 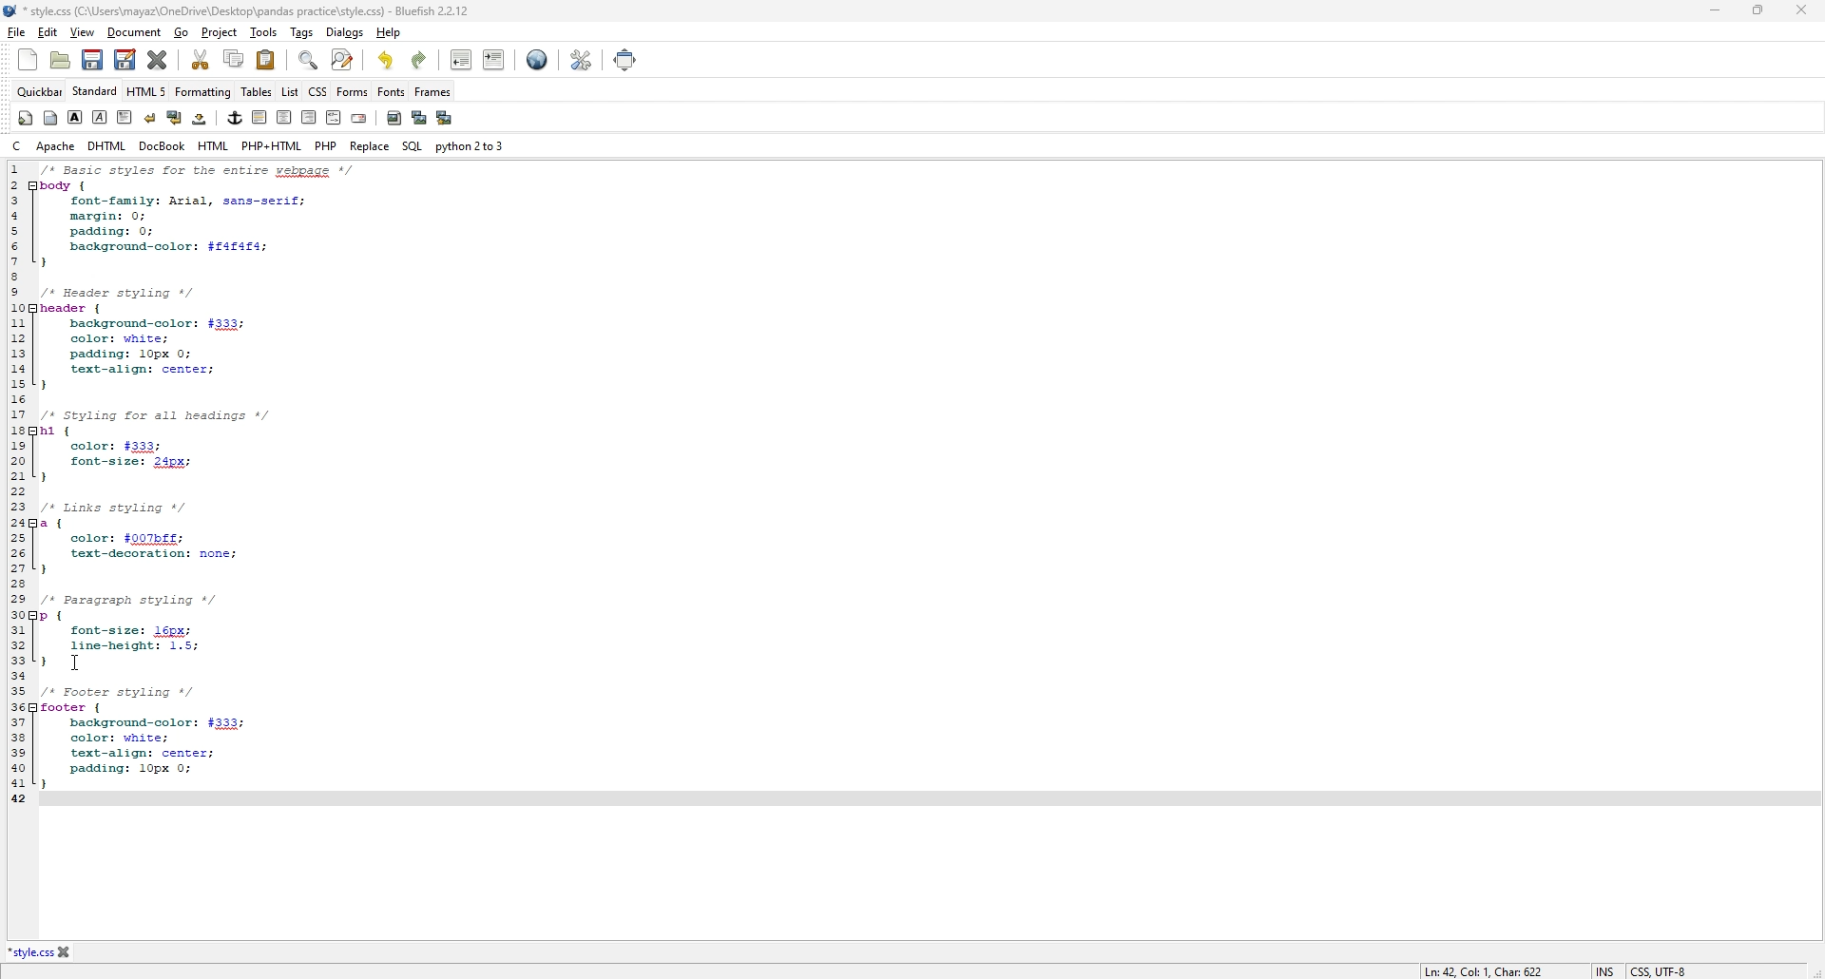 I want to click on cut, so click(x=201, y=58).